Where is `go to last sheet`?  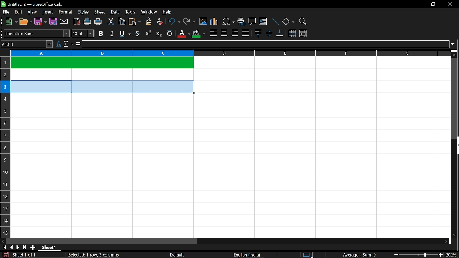
go to last sheet is located at coordinates (24, 248).